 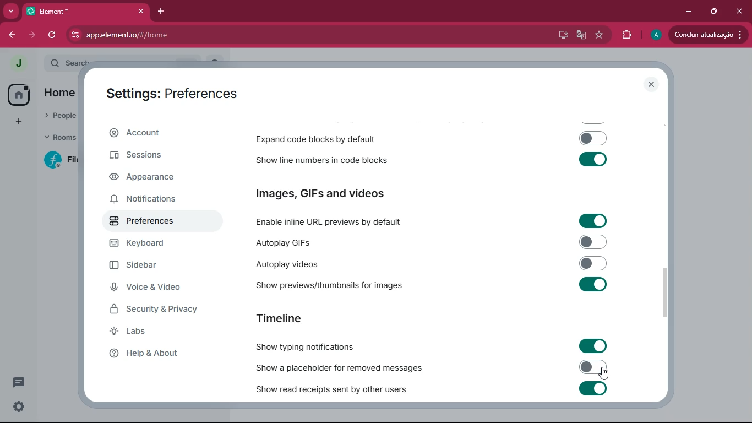 I want to click on autoplay GIFs, so click(x=342, y=243).